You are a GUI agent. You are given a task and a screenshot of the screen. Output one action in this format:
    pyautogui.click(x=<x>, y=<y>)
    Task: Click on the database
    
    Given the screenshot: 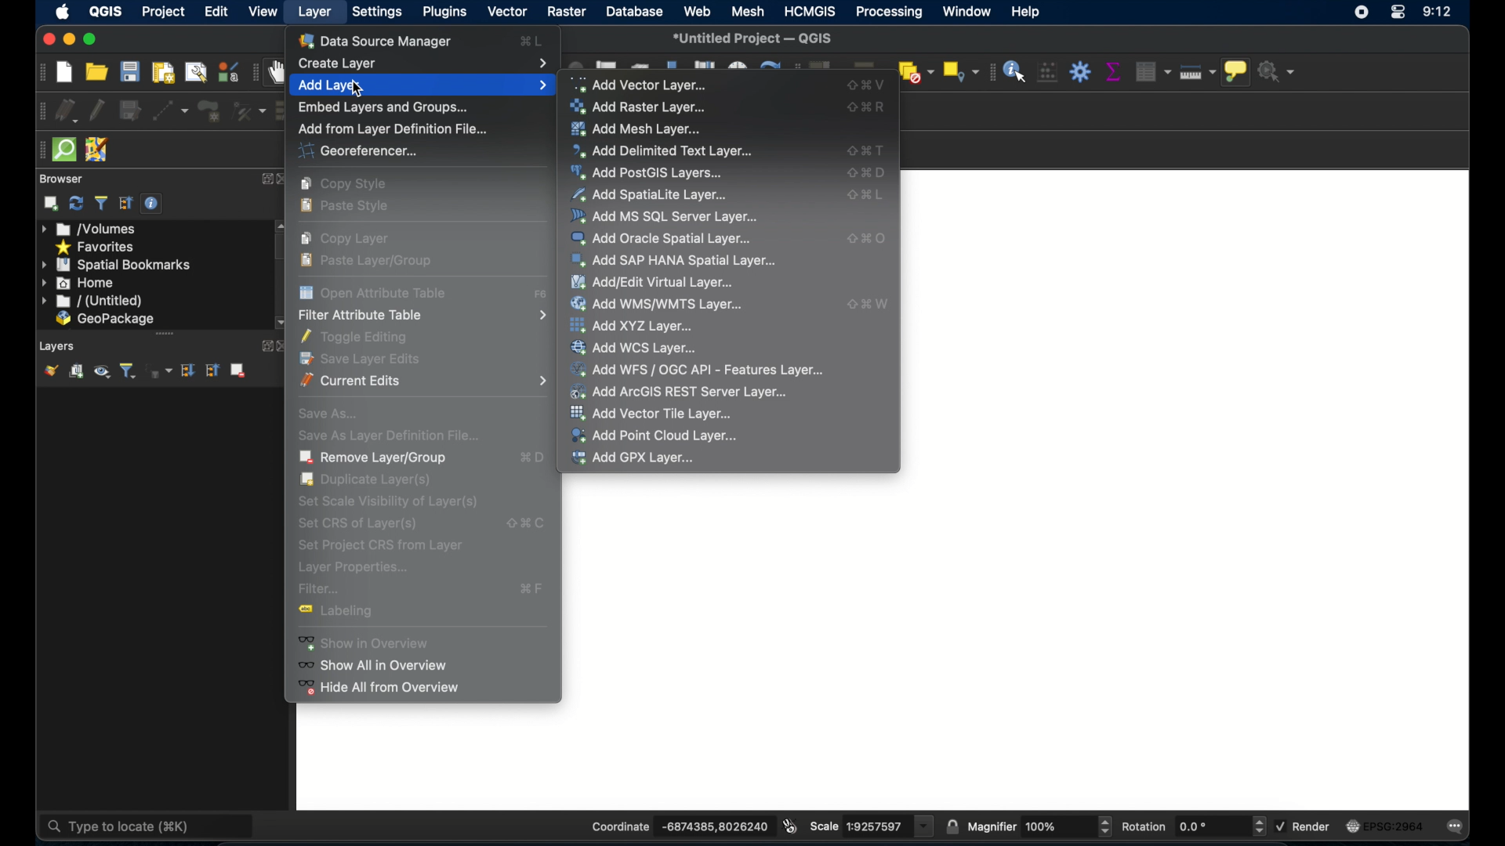 What is the action you would take?
    pyautogui.click(x=633, y=11)
    